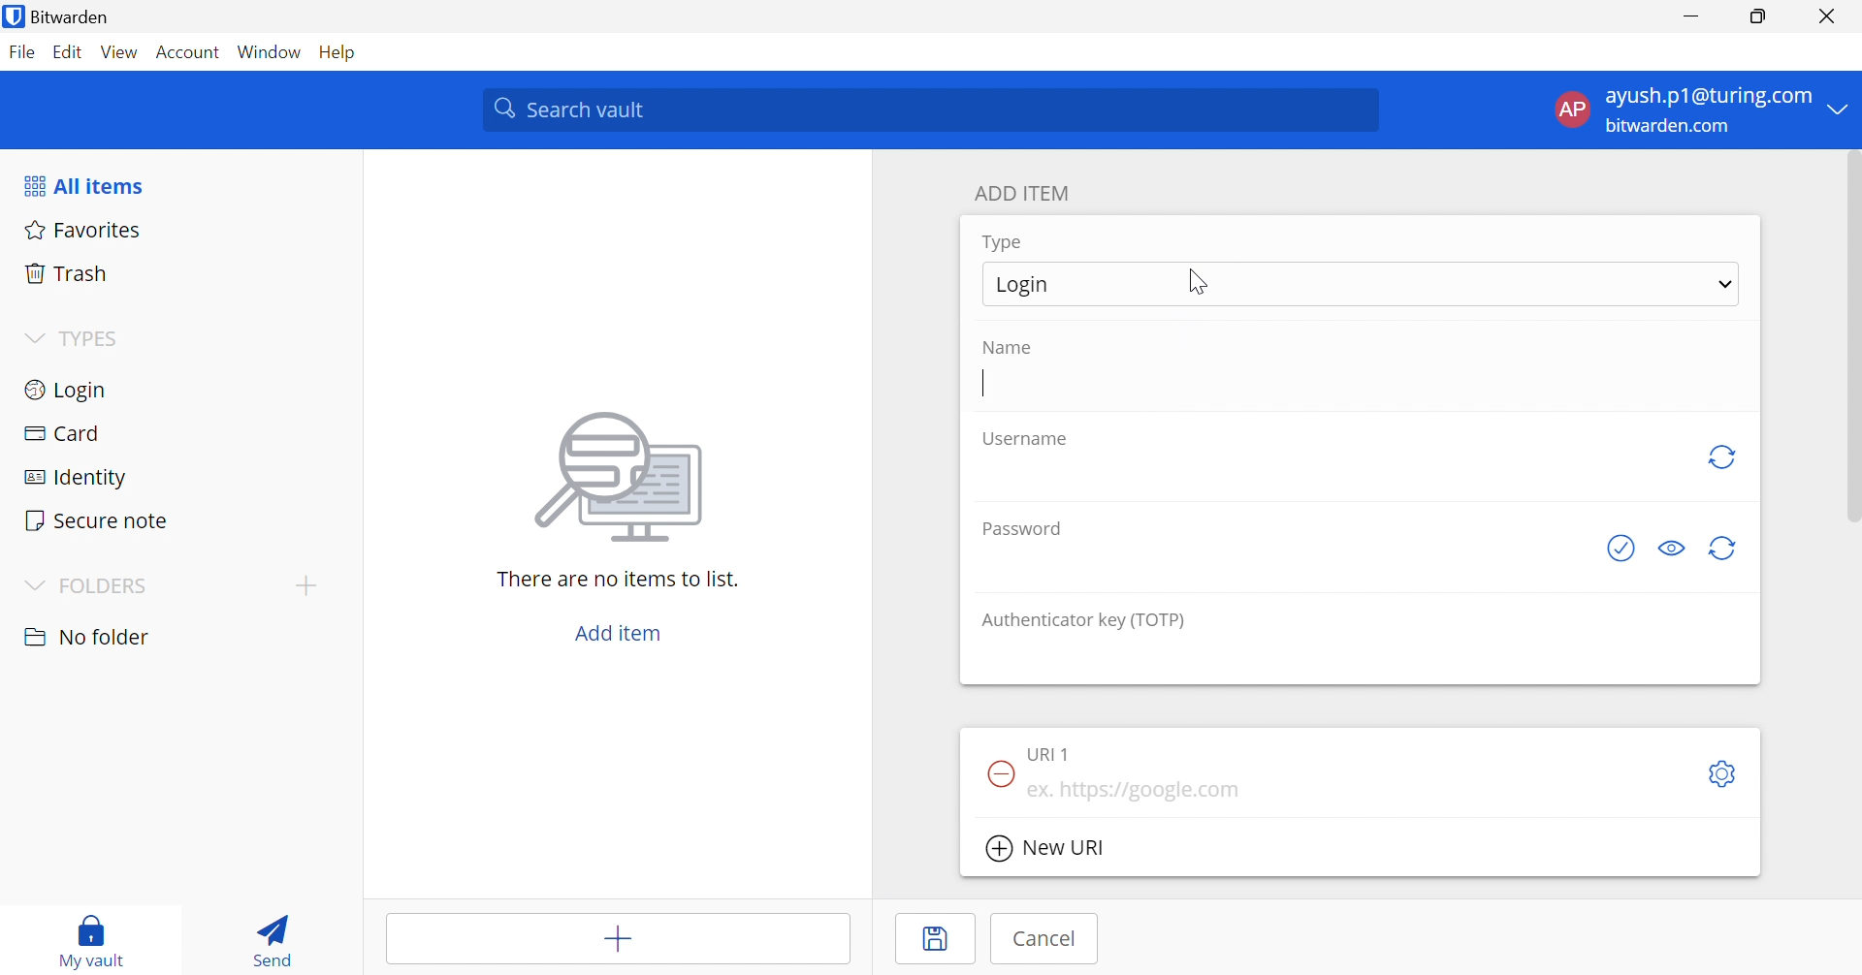  Describe the element at coordinates (1361, 284) in the screenshot. I see `Login` at that location.